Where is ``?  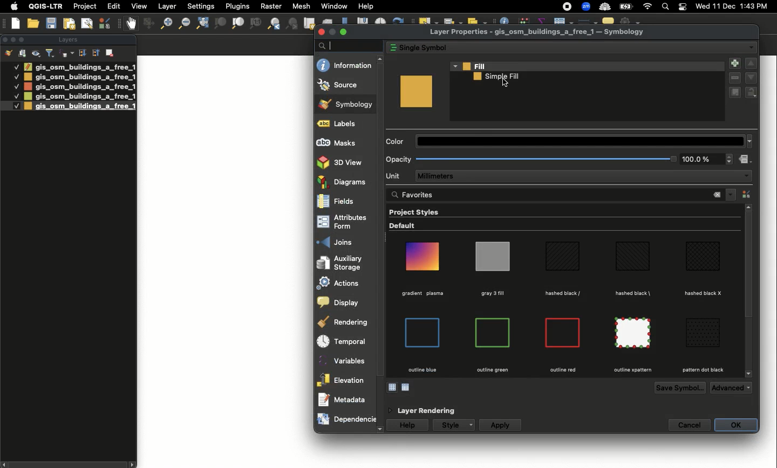  is located at coordinates (606, 8).